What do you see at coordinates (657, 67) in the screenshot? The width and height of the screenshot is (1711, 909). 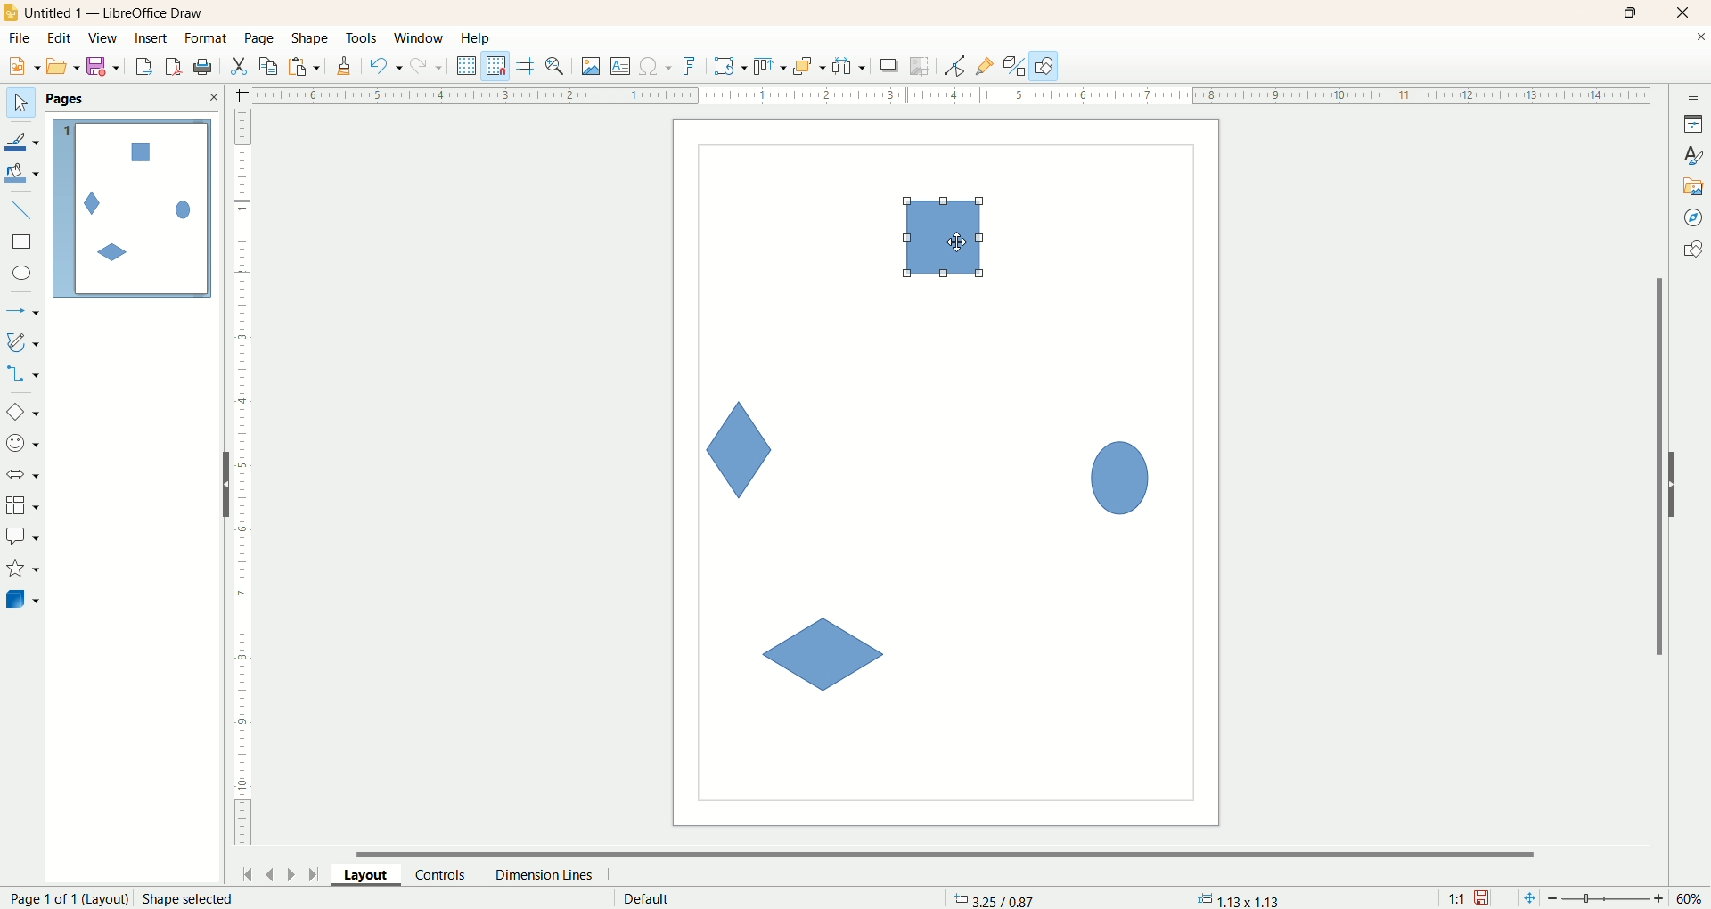 I see `special character` at bounding box center [657, 67].